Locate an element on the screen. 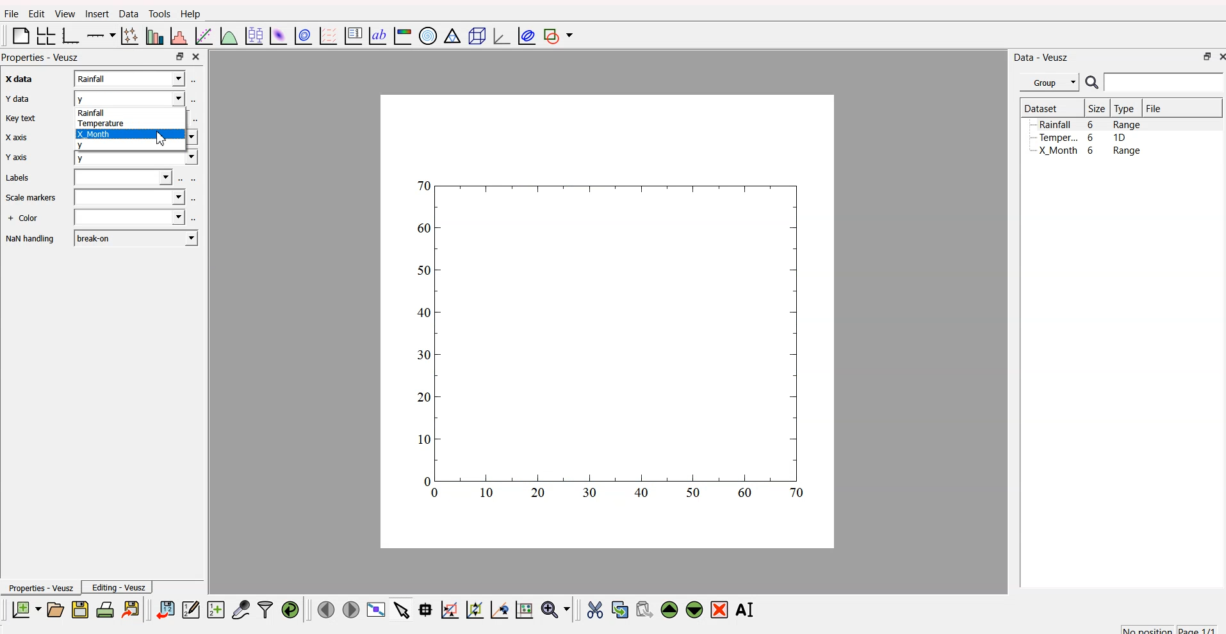 This screenshot has width=1226, height=634. move up the widget is located at coordinates (669, 610).